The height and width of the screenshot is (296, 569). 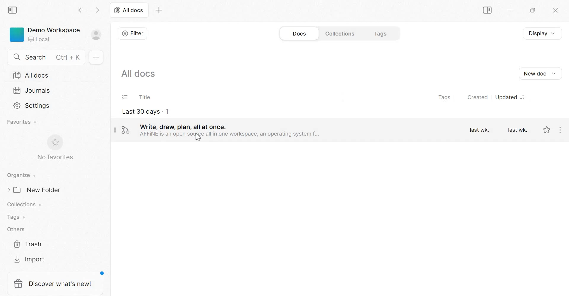 I want to click on Maximize, so click(x=533, y=10).